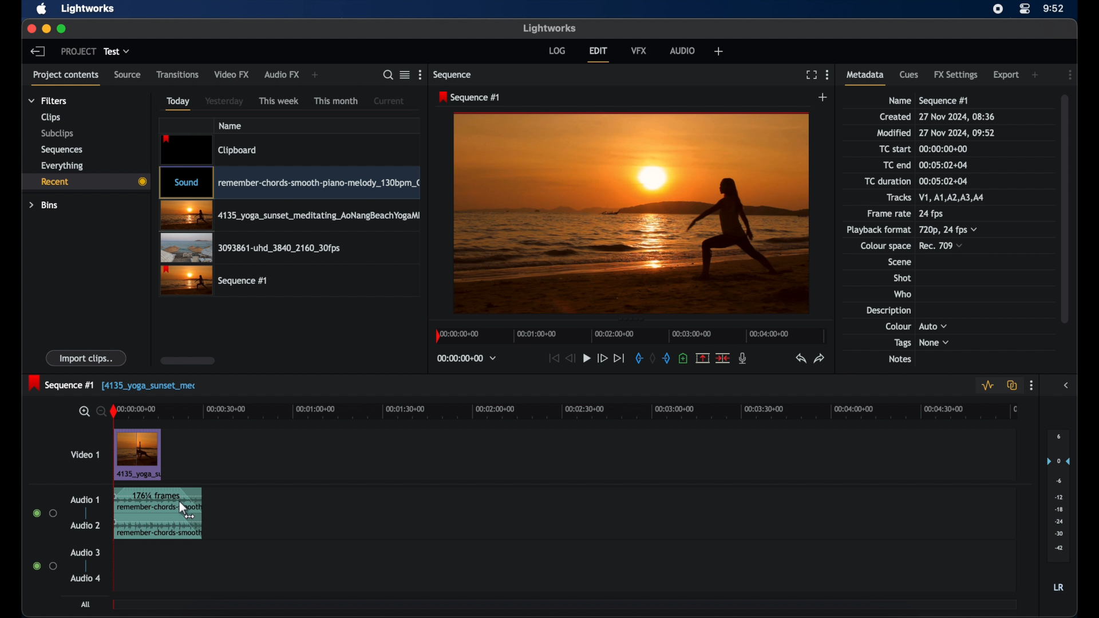 The height and width of the screenshot is (618, 1099). What do you see at coordinates (232, 74) in the screenshot?
I see `video fx` at bounding box center [232, 74].